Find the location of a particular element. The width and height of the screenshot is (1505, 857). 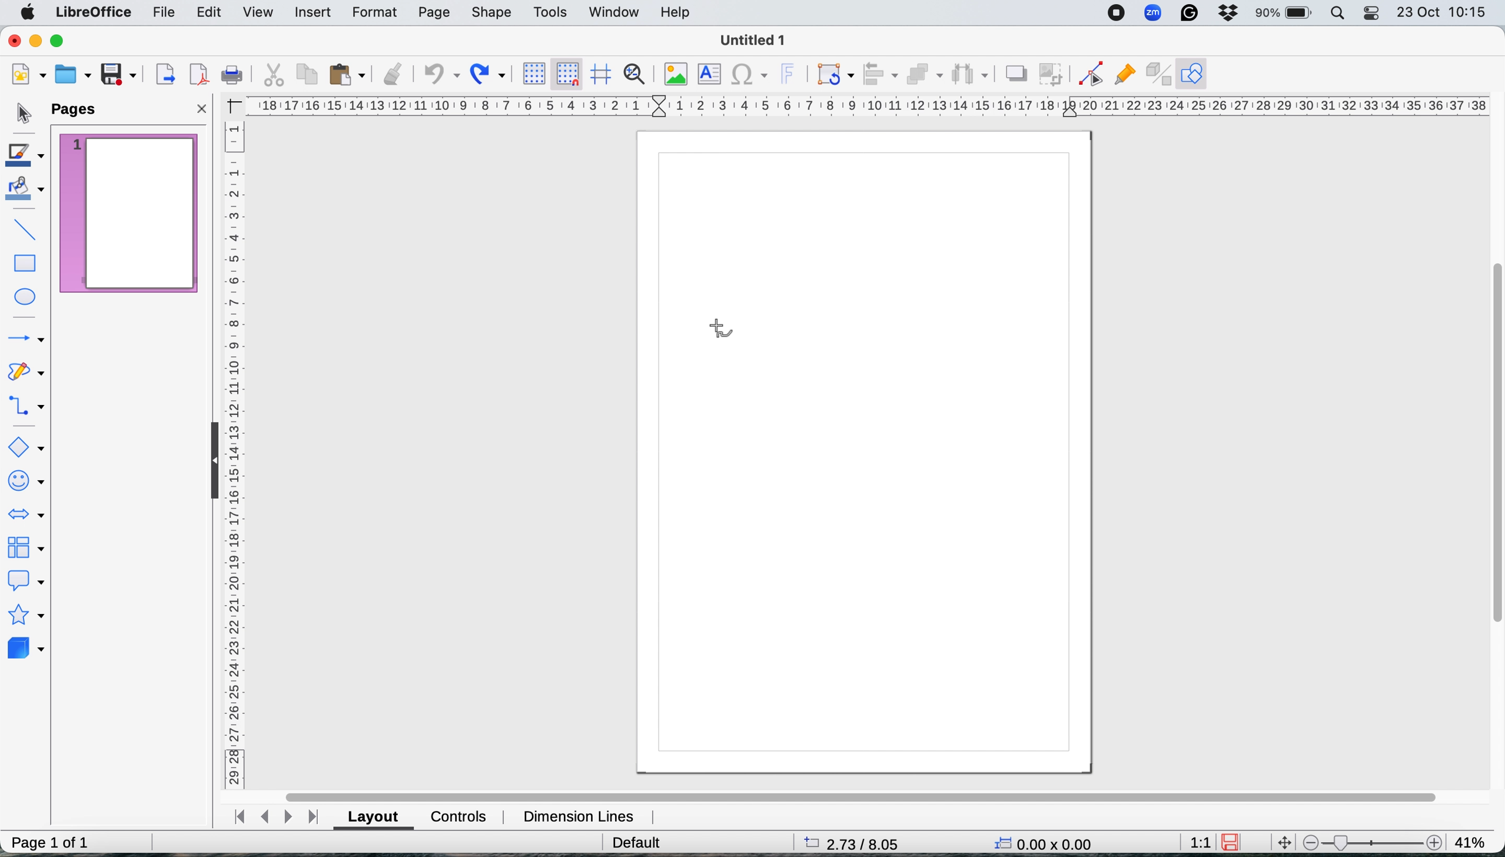

connectors is located at coordinates (28, 407).